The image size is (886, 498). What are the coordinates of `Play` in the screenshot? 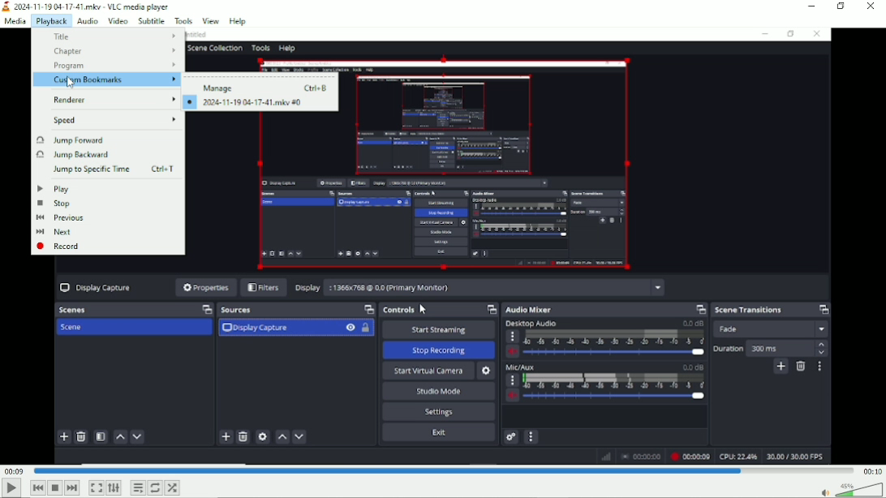 It's located at (11, 488).